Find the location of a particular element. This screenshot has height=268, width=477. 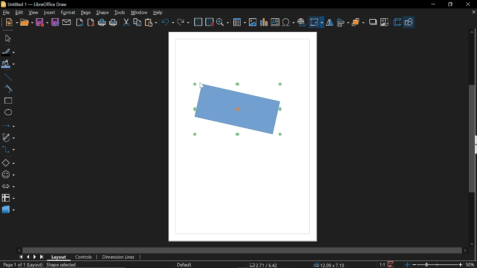

print is located at coordinates (114, 23).